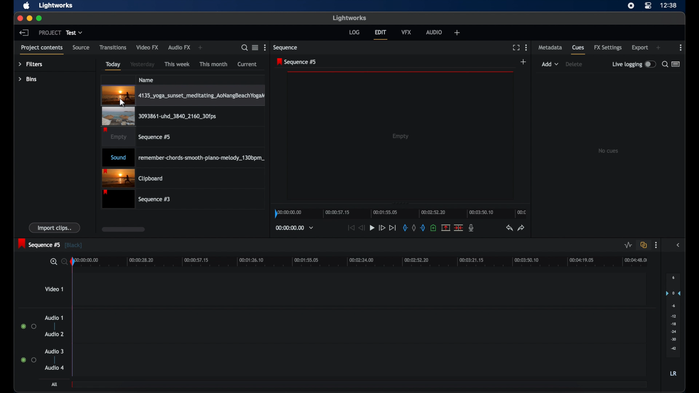 This screenshot has width=699, height=393. I want to click on video clip, so click(135, 137).